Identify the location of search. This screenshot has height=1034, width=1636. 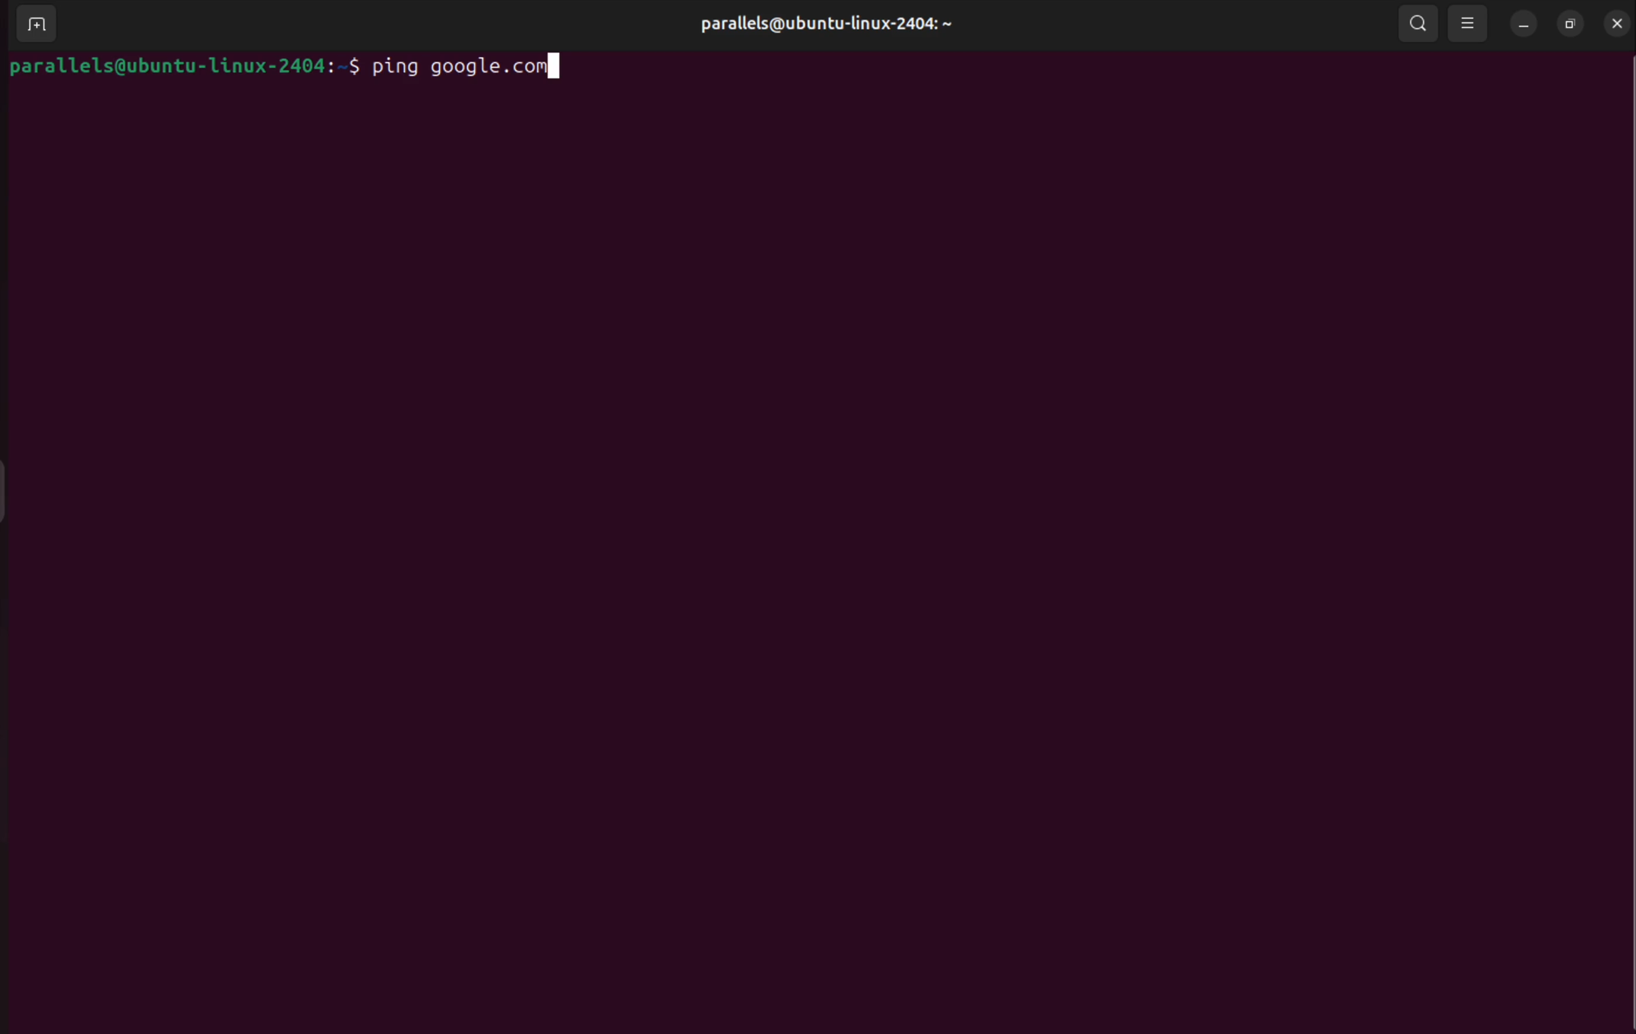
(1417, 22).